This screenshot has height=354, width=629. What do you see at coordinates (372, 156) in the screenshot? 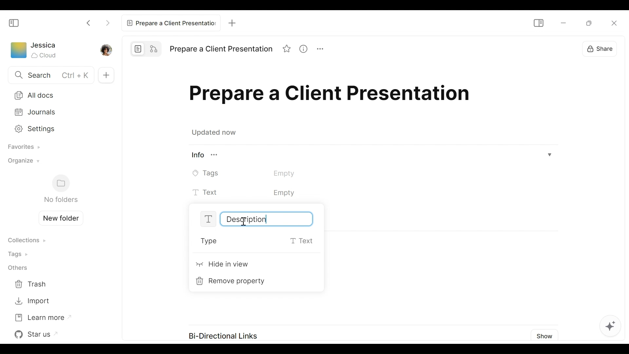
I see `View Information` at bounding box center [372, 156].